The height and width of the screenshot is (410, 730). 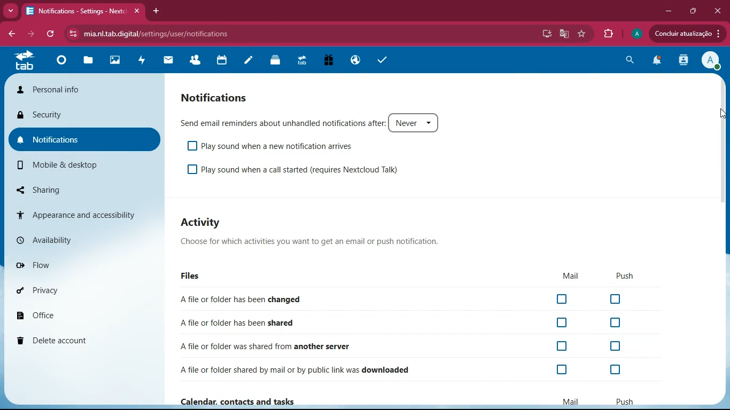 I want to click on send email reminders about unhandled notifications after:, so click(x=314, y=120).